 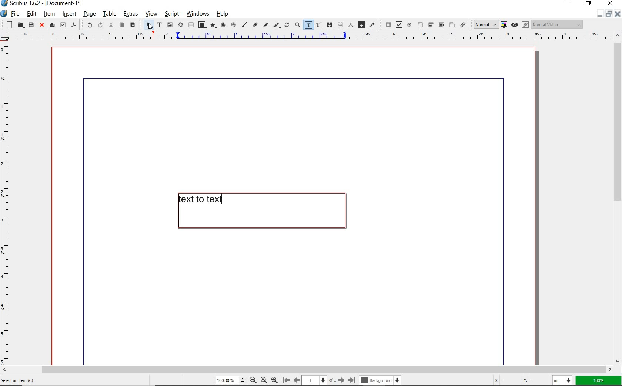 What do you see at coordinates (452, 26) in the screenshot?
I see `Text annotation` at bounding box center [452, 26].